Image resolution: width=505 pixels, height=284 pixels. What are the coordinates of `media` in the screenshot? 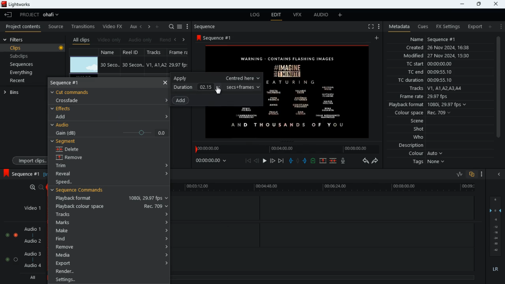 It's located at (111, 254).